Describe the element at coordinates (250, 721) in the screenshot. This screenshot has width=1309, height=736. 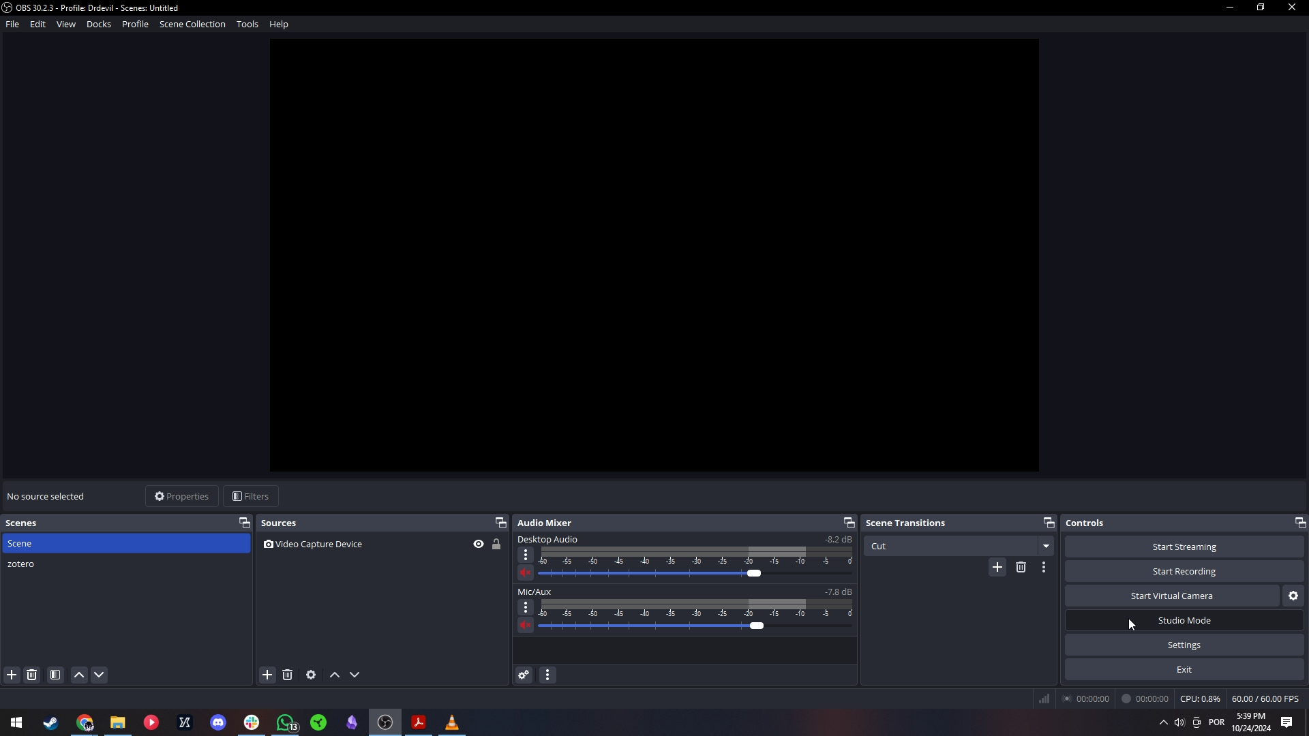
I see `slack` at that location.